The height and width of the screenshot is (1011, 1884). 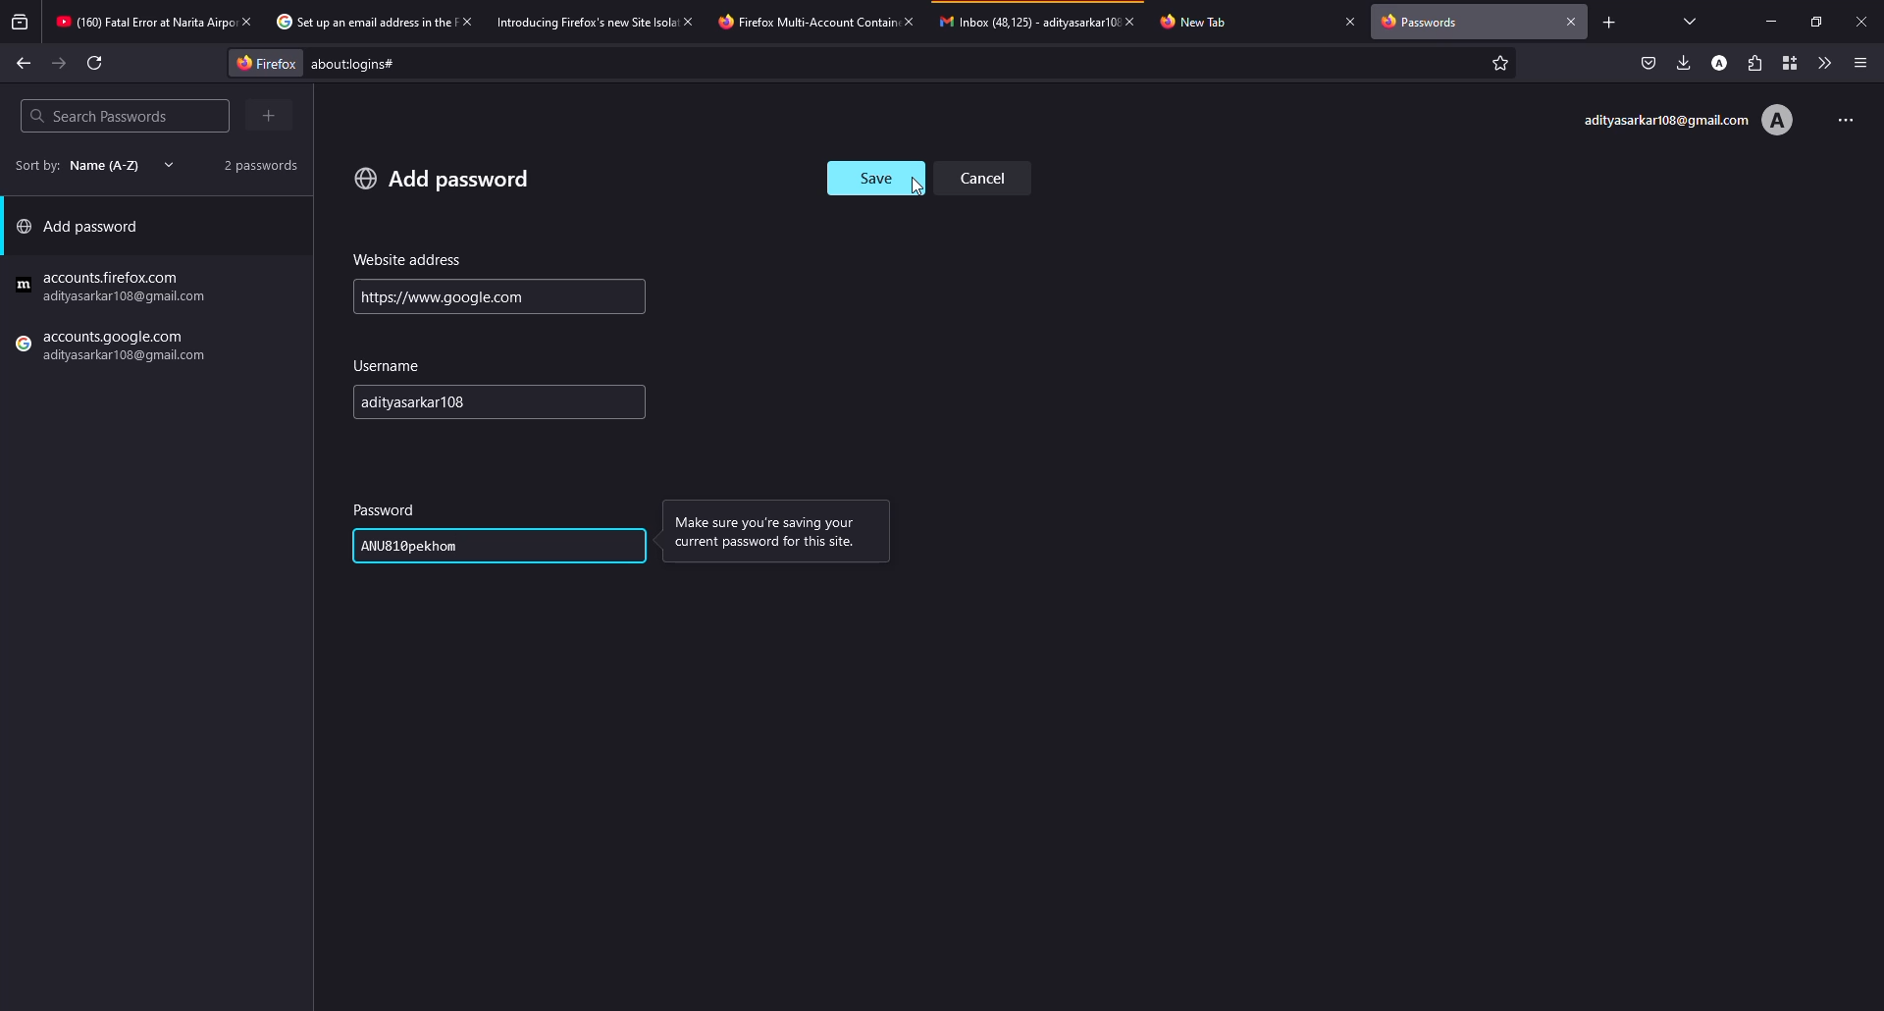 I want to click on close, so click(x=245, y=21).